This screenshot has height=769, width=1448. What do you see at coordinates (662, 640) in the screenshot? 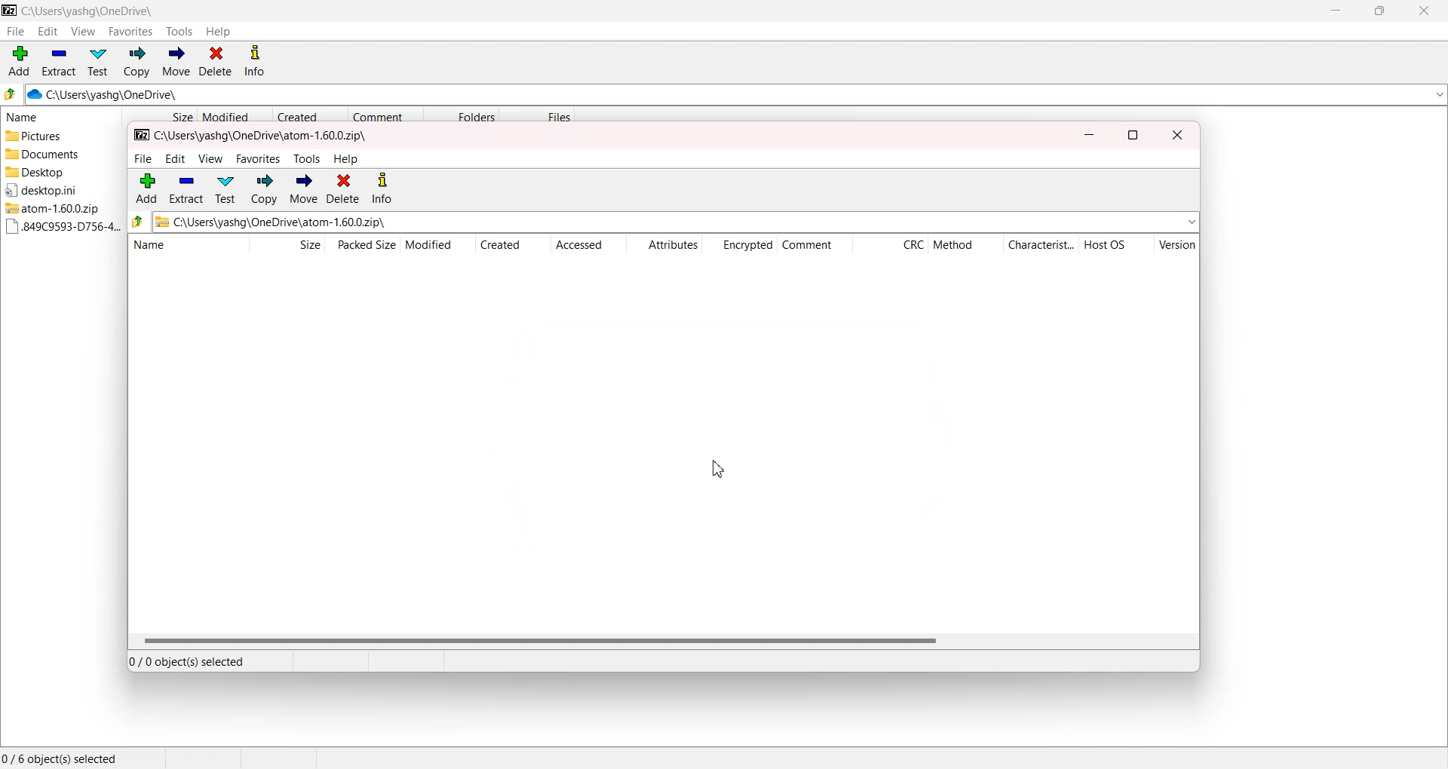
I see `Horizontal Scroll bar` at bounding box center [662, 640].